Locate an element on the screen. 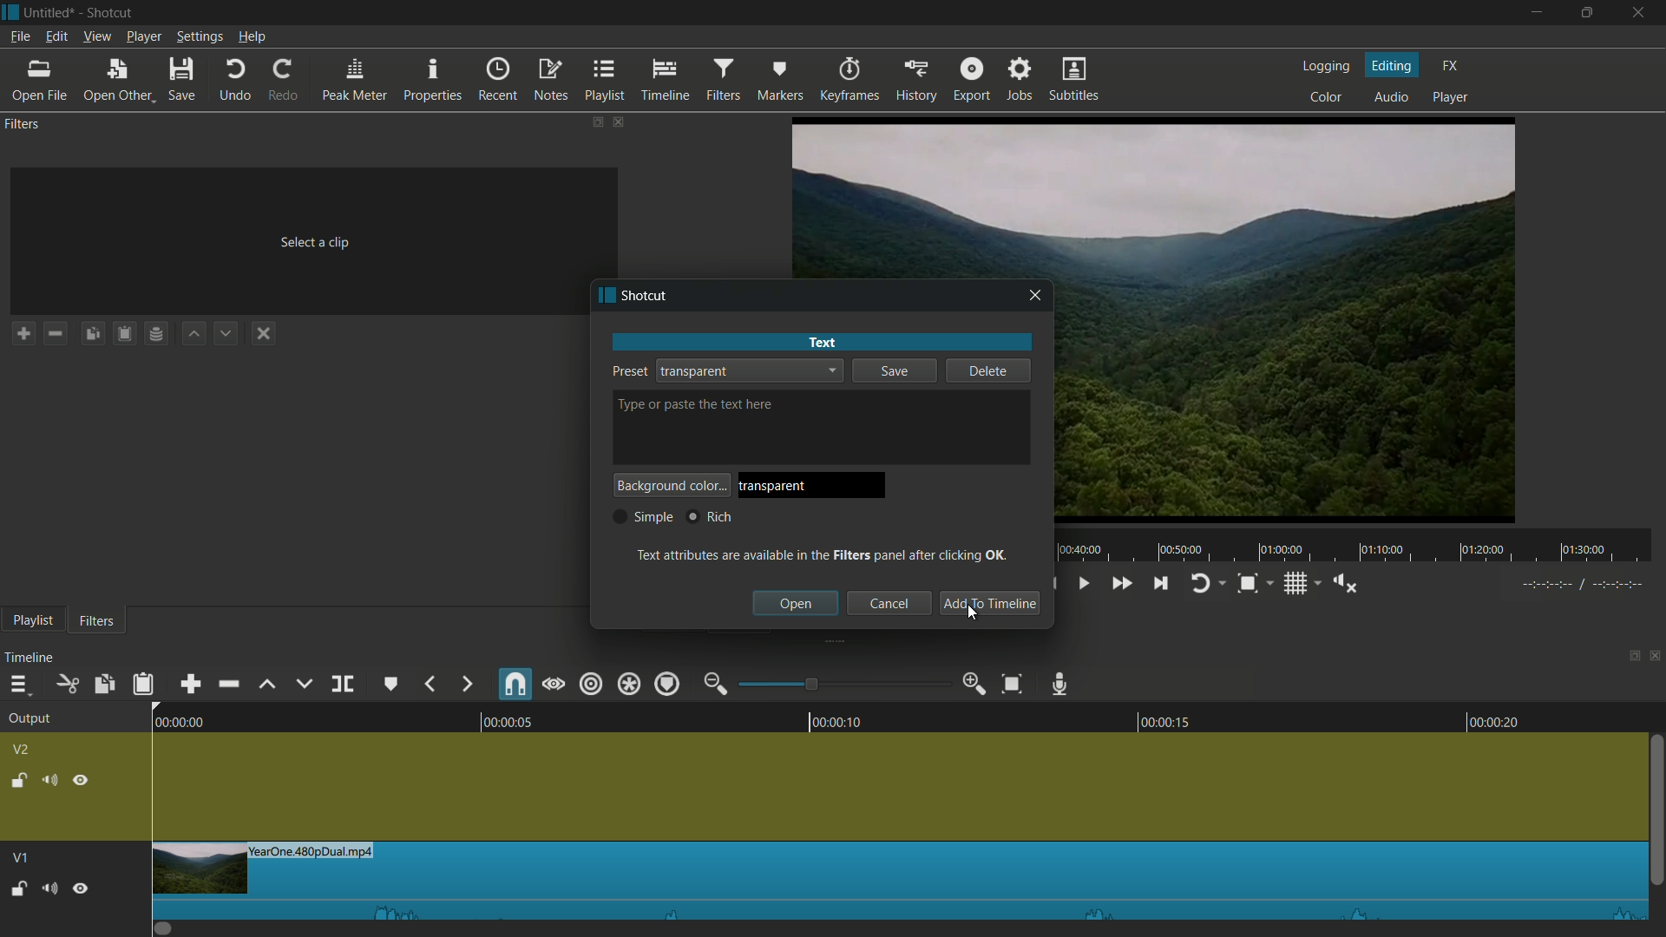  zoom in is located at coordinates (975, 685).